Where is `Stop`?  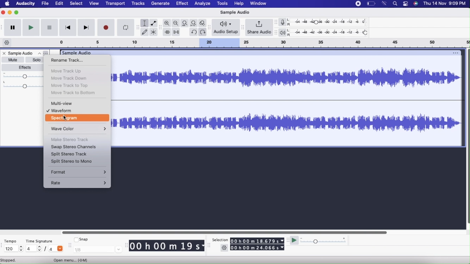 Stop is located at coordinates (49, 27).